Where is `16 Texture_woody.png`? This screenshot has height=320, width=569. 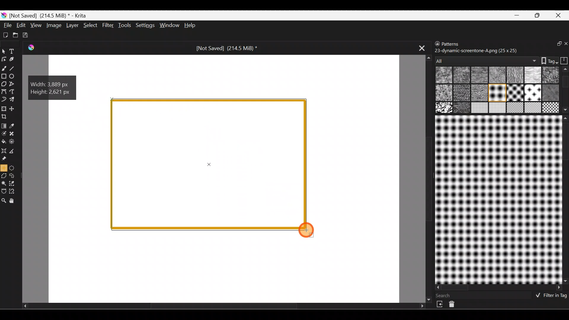
16 Texture_woody.png is located at coordinates (480, 108).